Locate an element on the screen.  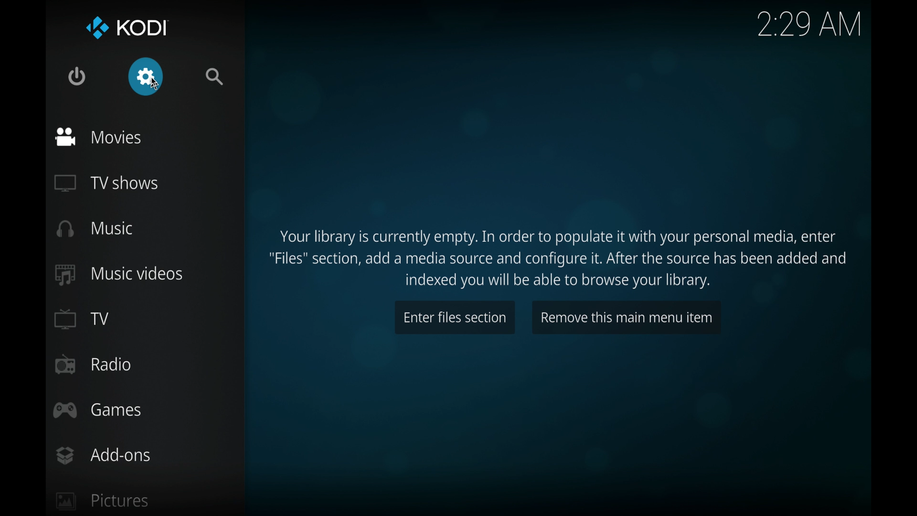
kodi is located at coordinates (141, 27).